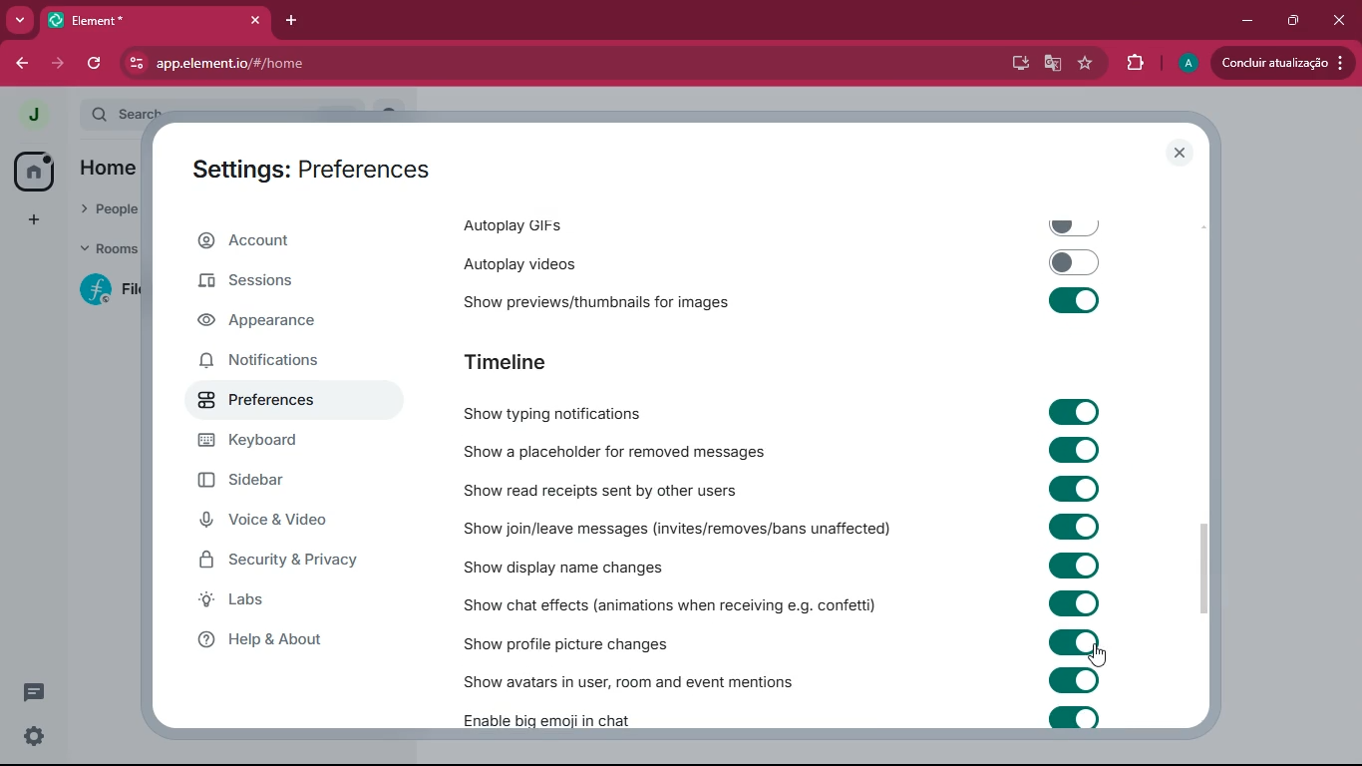 The height and width of the screenshot is (766, 1362). Describe the element at coordinates (271, 286) in the screenshot. I see `sessions` at that location.